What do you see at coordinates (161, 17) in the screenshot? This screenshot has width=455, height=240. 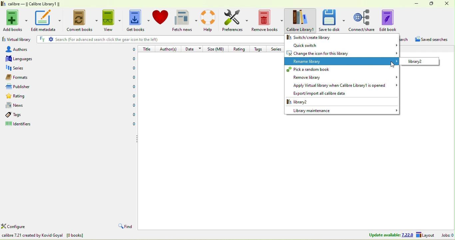 I see `donate` at bounding box center [161, 17].